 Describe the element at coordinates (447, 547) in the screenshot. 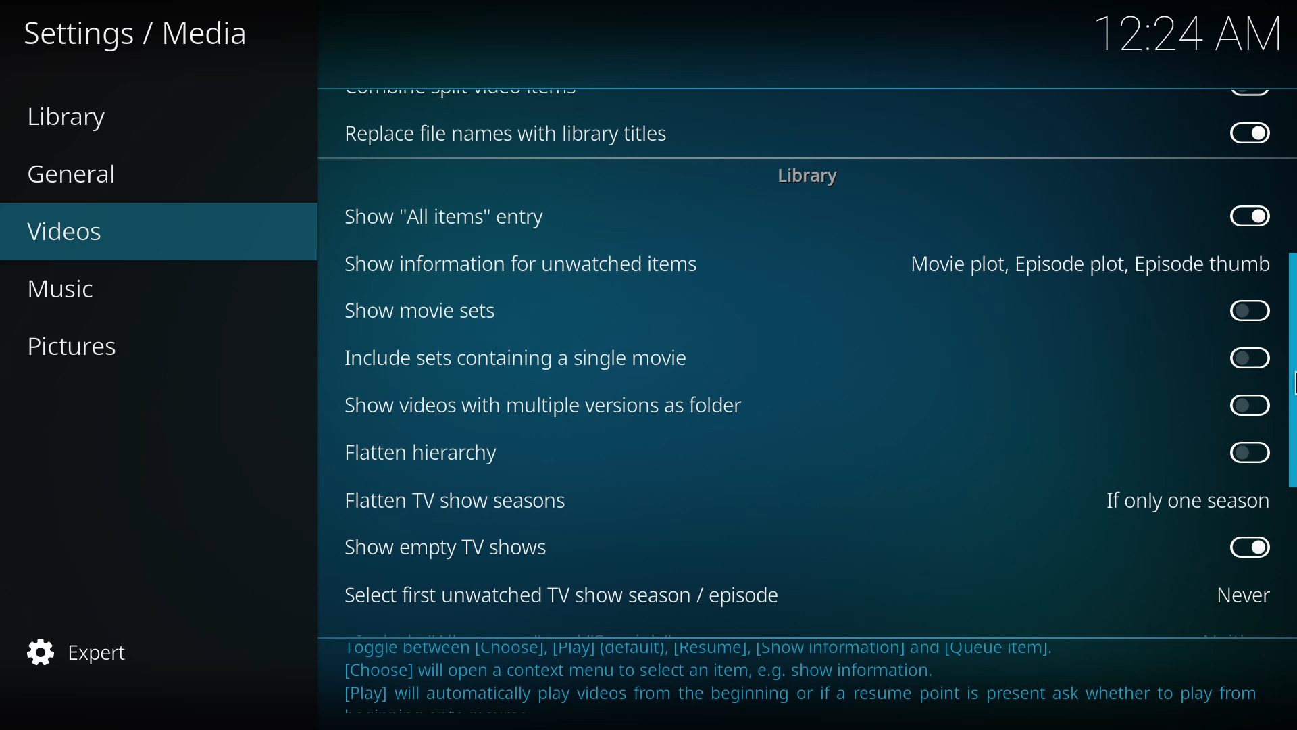

I see `show empty tv shows` at that location.